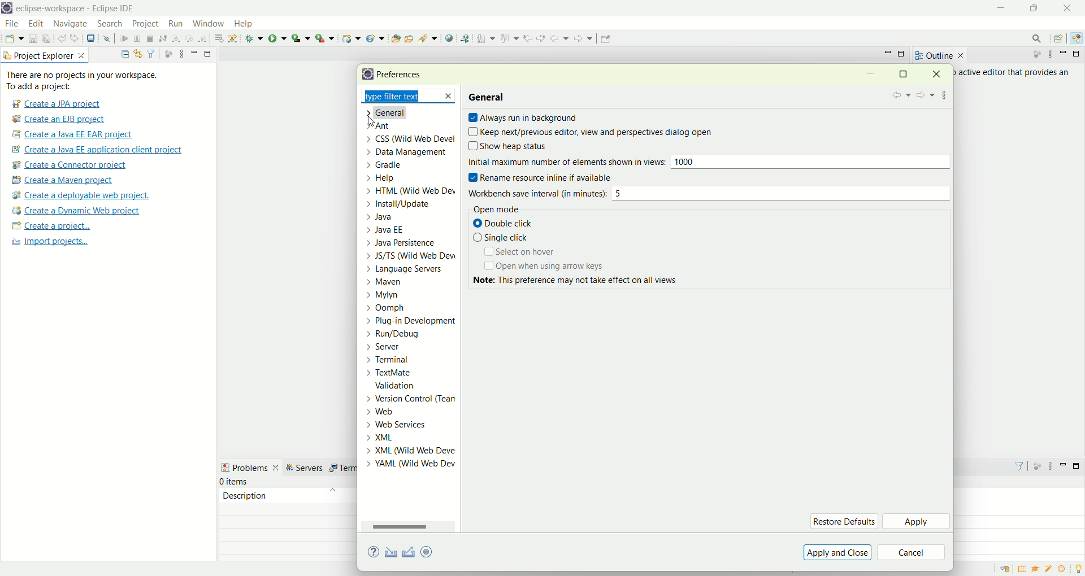 This screenshot has width=1085, height=576. What do you see at coordinates (409, 139) in the screenshot?
I see `CSS` at bounding box center [409, 139].